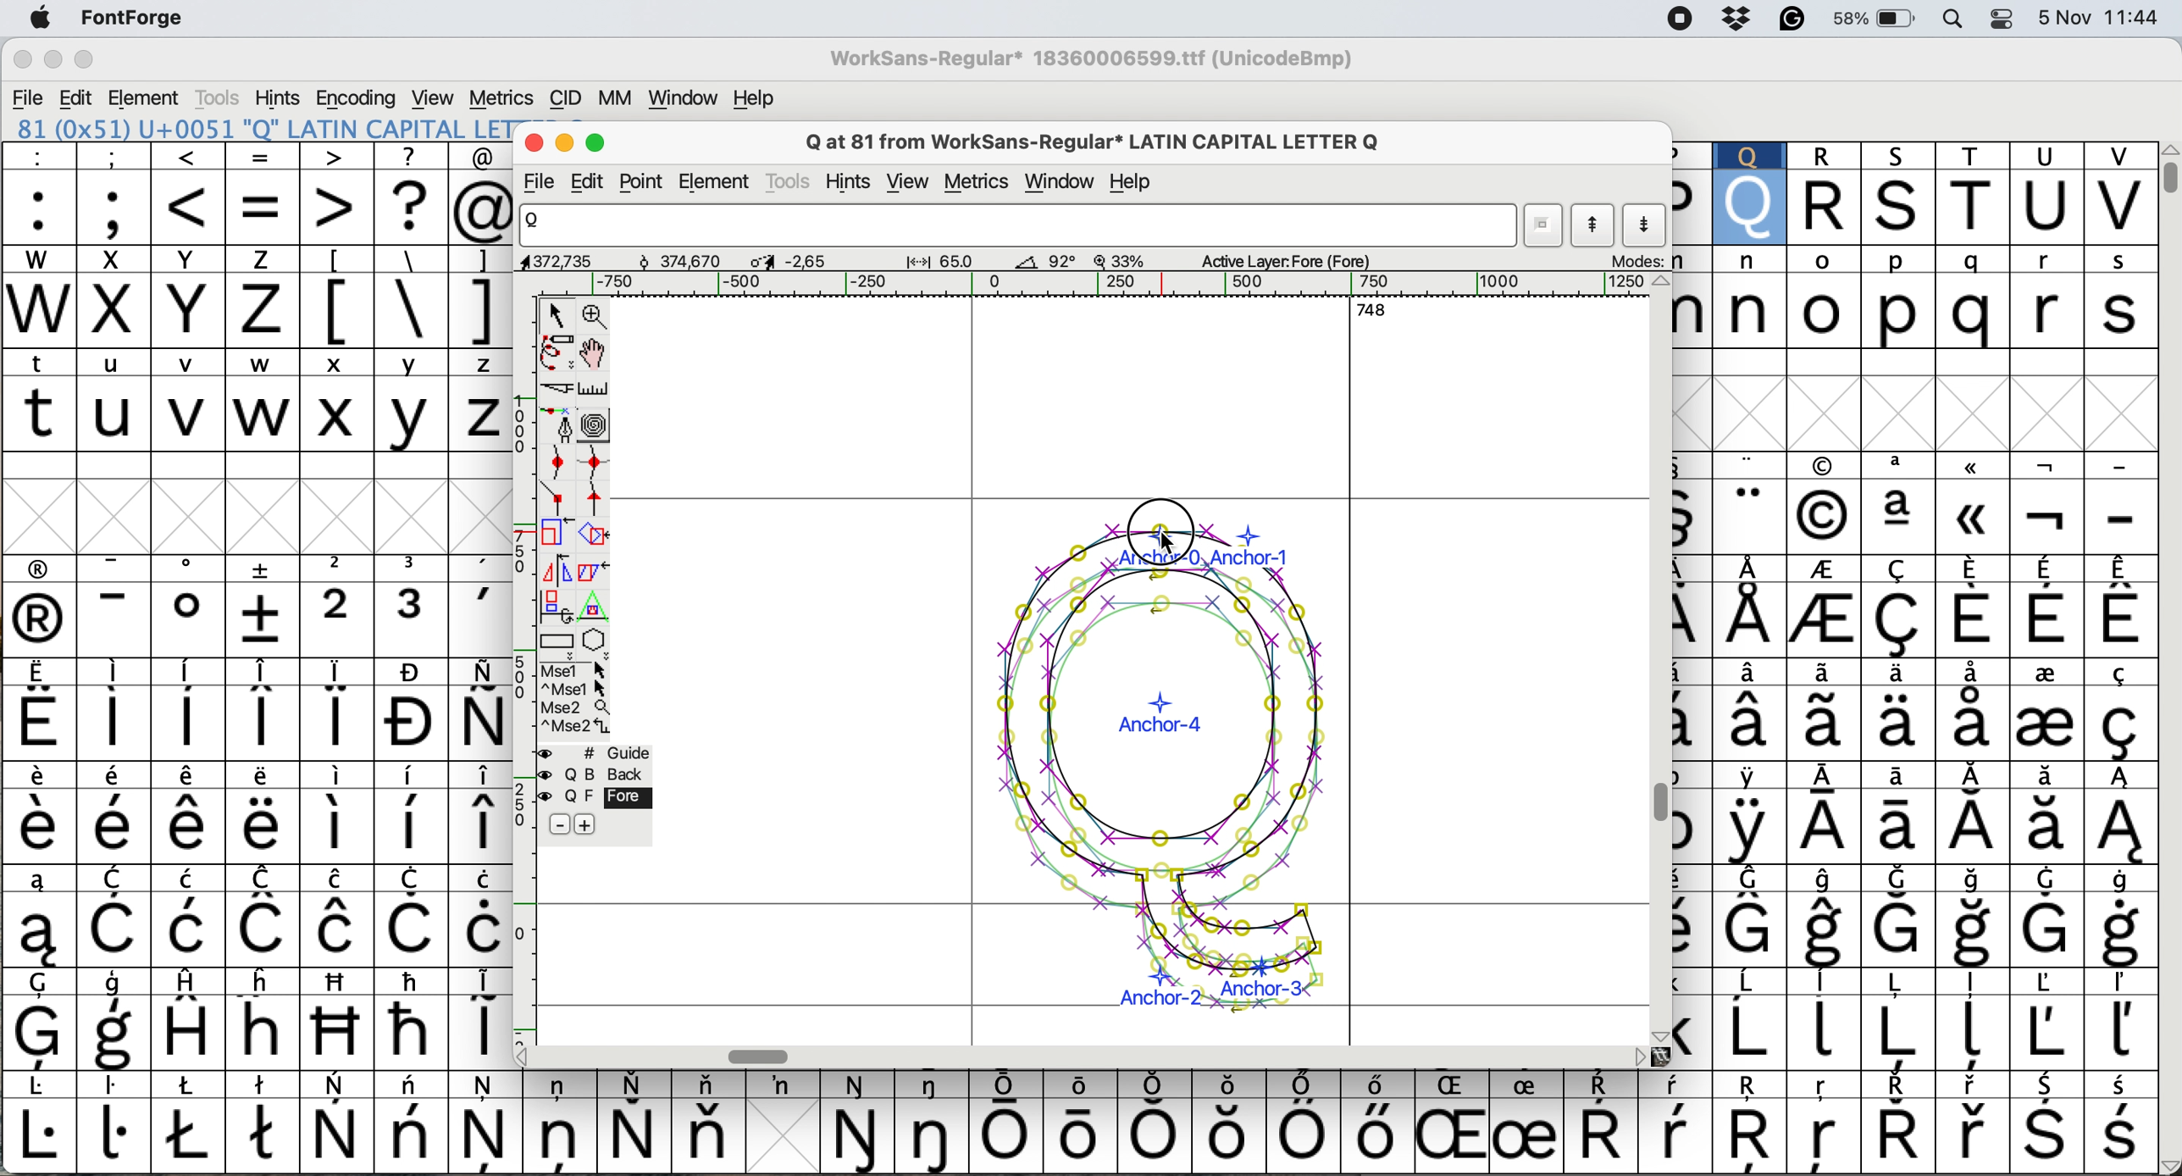 The image size is (2182, 1176). What do you see at coordinates (558, 355) in the screenshot?
I see `draw freehand scale` at bounding box center [558, 355].